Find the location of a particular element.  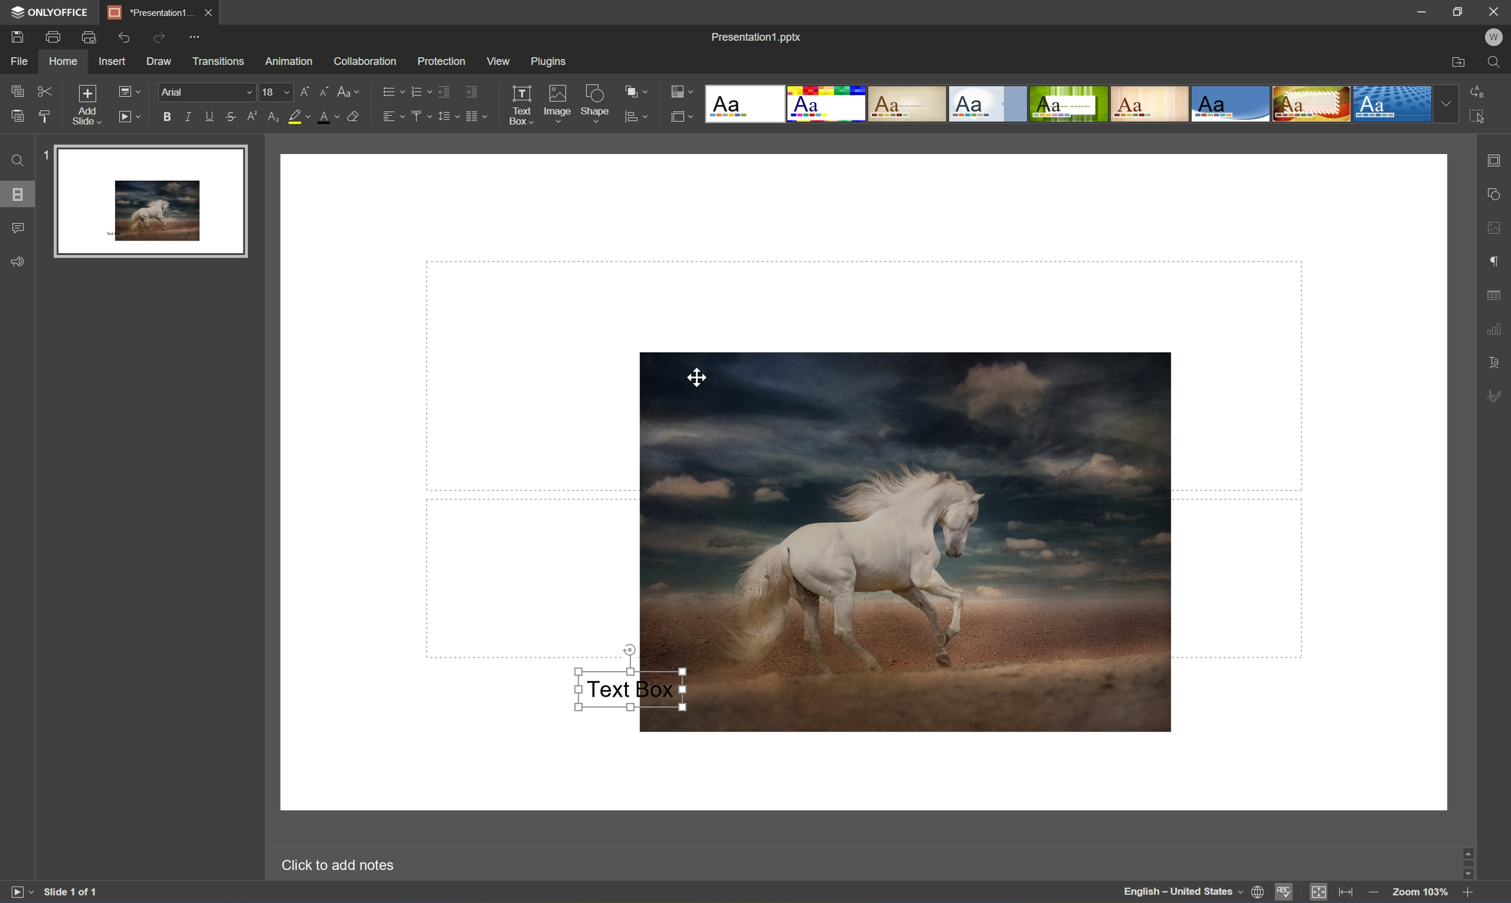

Collaboration is located at coordinates (366, 63).